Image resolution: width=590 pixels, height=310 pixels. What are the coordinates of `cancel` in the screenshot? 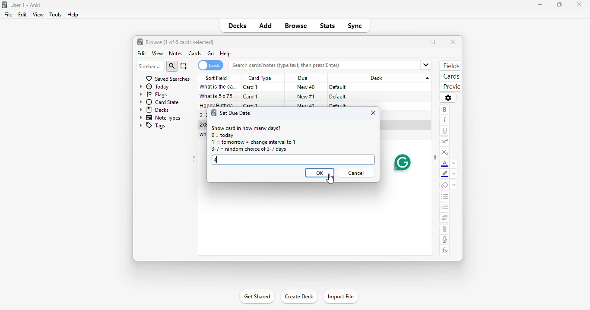 It's located at (358, 173).